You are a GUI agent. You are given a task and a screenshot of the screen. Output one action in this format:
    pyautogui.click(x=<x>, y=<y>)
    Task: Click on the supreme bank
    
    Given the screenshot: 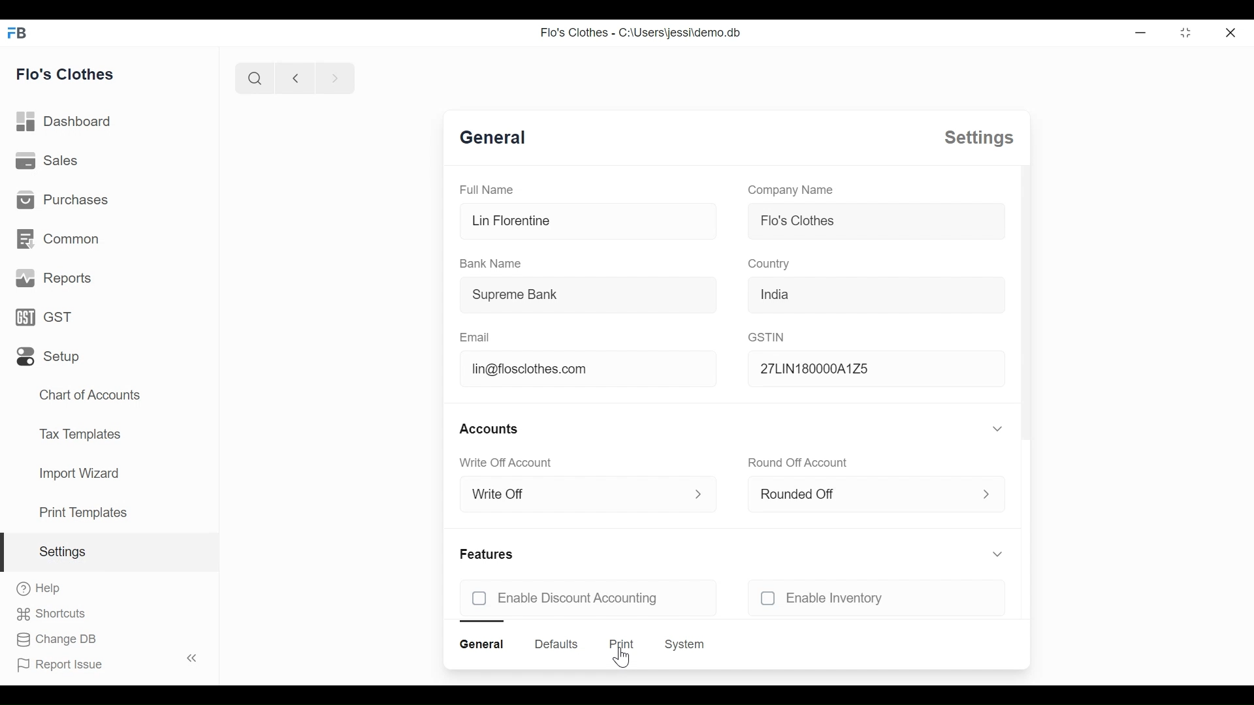 What is the action you would take?
    pyautogui.click(x=588, y=294)
    